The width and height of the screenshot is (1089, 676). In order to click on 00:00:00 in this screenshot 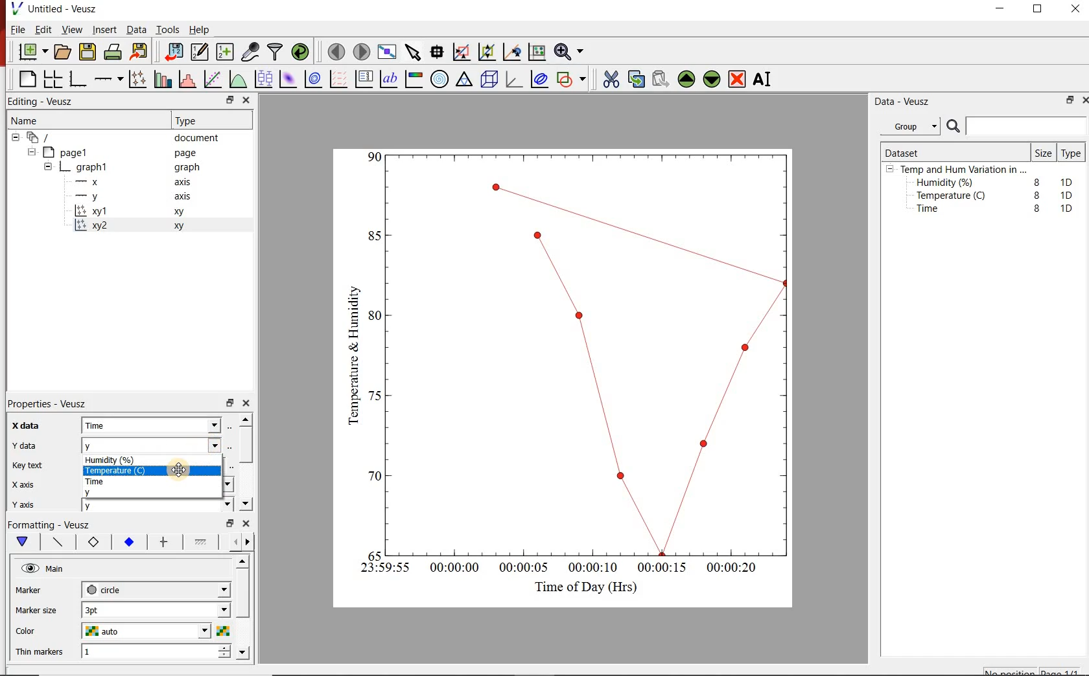, I will do `click(452, 569)`.